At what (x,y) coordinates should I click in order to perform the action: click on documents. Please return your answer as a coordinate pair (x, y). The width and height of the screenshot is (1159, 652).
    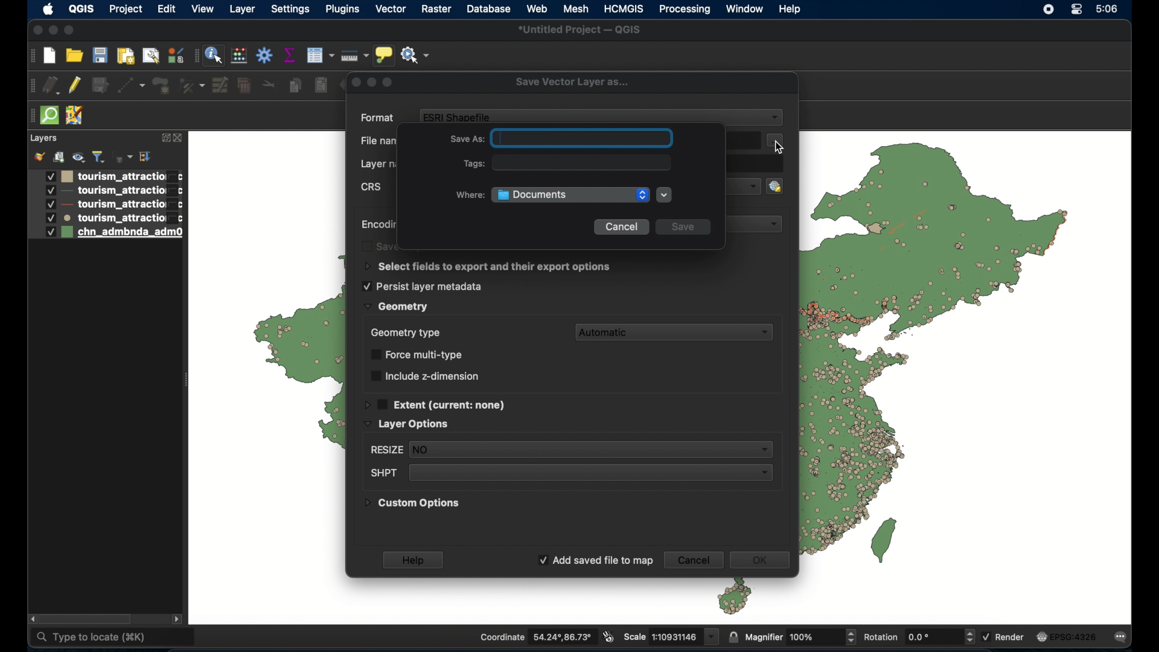
    Looking at the image, I should click on (570, 194).